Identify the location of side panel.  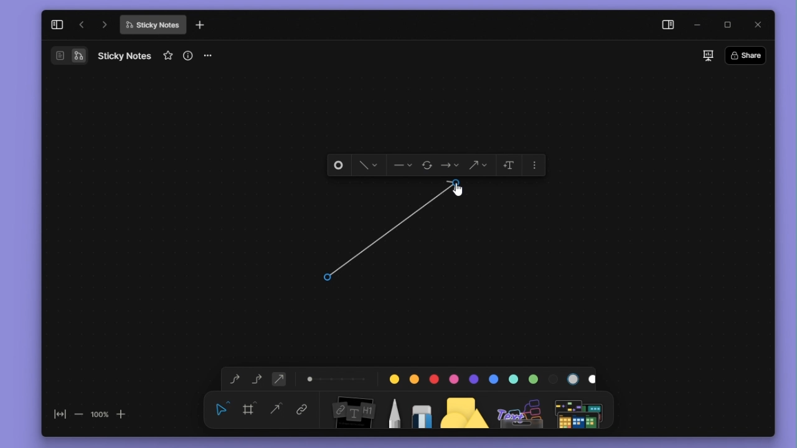
(666, 26).